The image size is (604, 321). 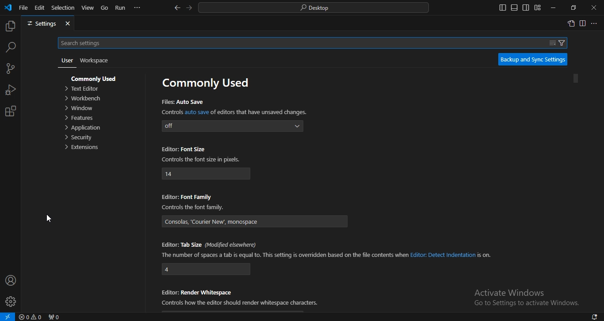 What do you see at coordinates (8, 316) in the screenshot?
I see `open a remote window` at bounding box center [8, 316].